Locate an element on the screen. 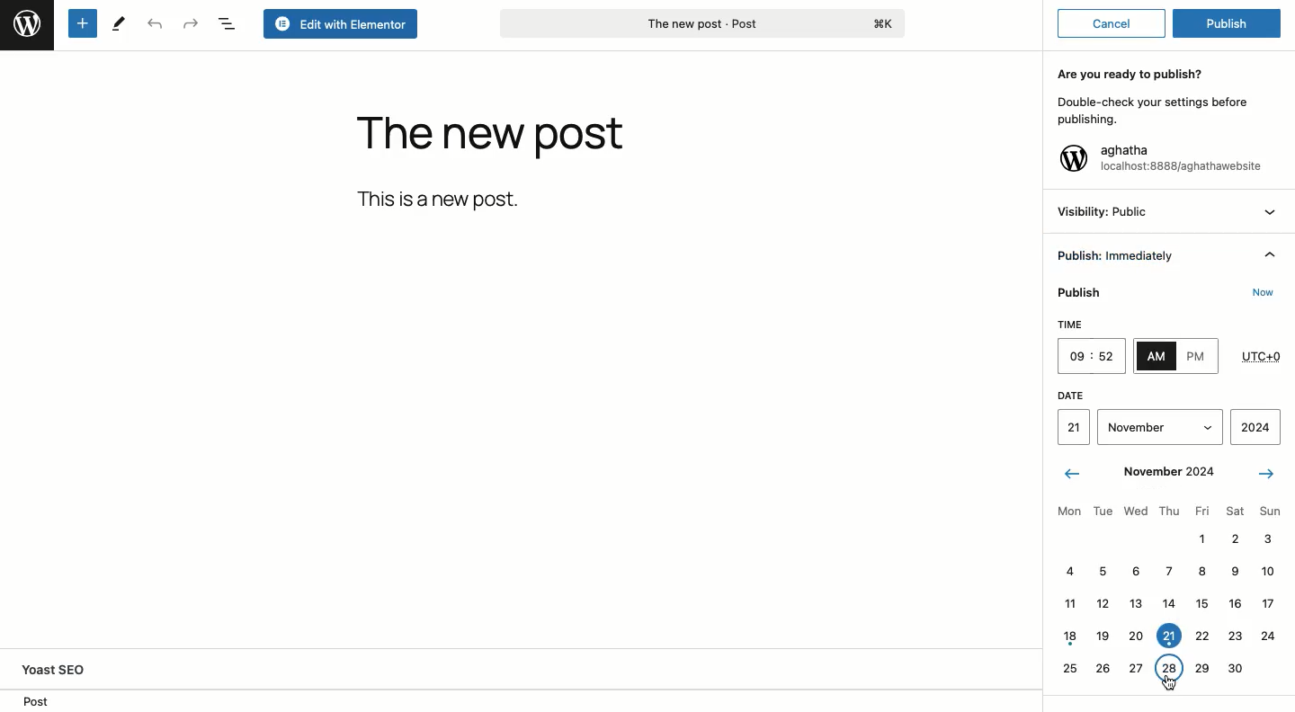 The width and height of the screenshot is (1295, 712). Publish is located at coordinates (1081, 295).